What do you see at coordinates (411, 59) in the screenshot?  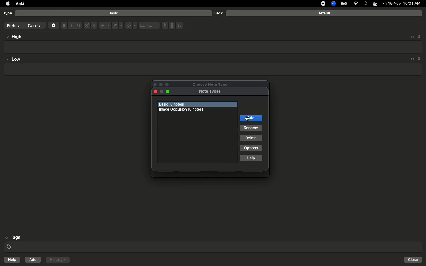 I see `Embed` at bounding box center [411, 59].